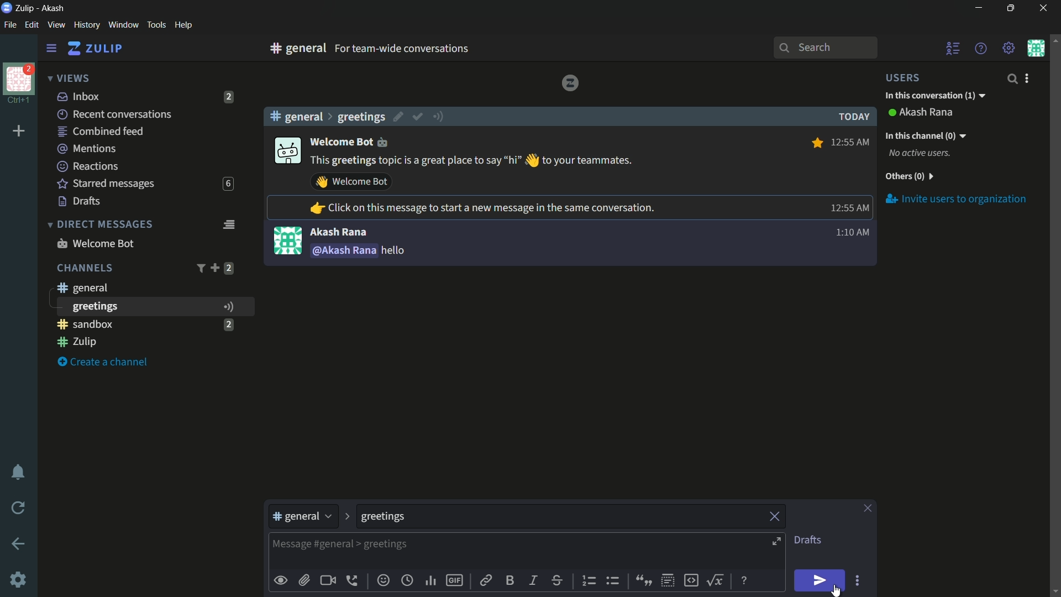  Describe the element at coordinates (81, 287) in the screenshot. I see `general channel` at that location.